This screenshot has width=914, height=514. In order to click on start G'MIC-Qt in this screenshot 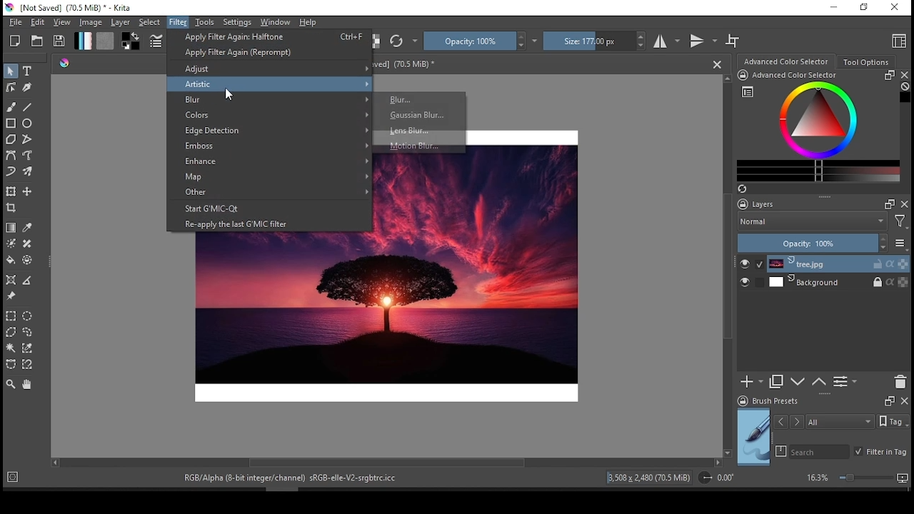, I will do `click(269, 207)`.